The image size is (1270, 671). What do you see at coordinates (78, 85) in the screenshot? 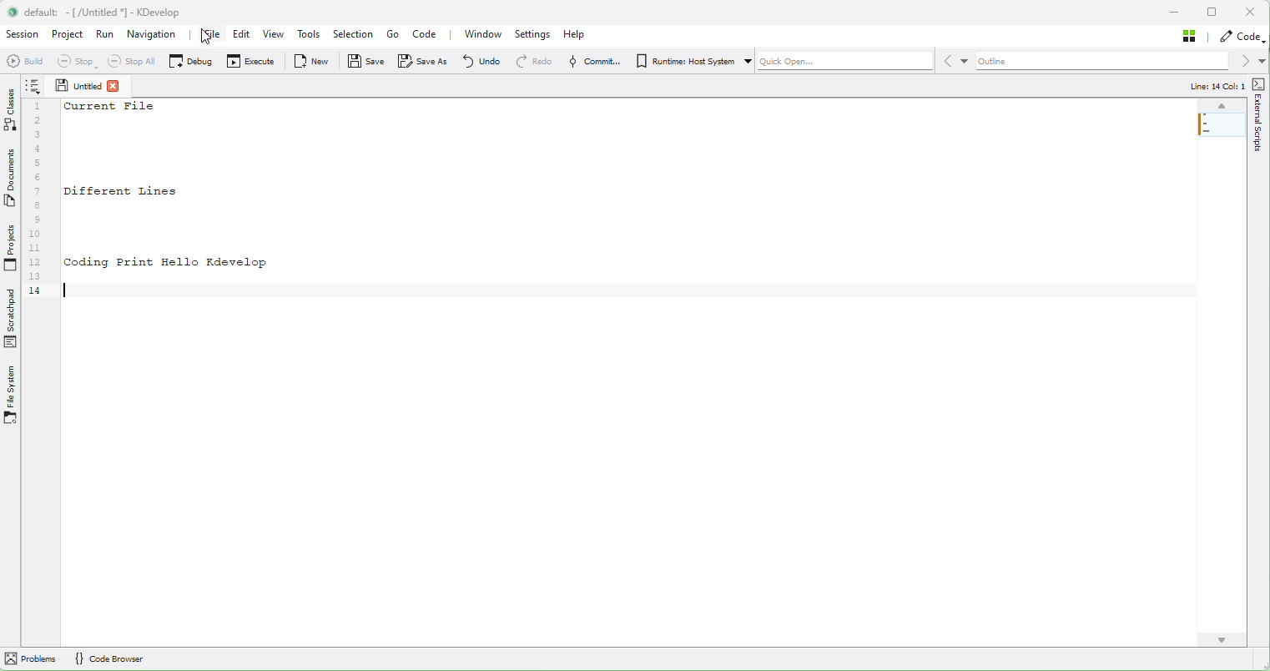
I see `Untitled` at bounding box center [78, 85].